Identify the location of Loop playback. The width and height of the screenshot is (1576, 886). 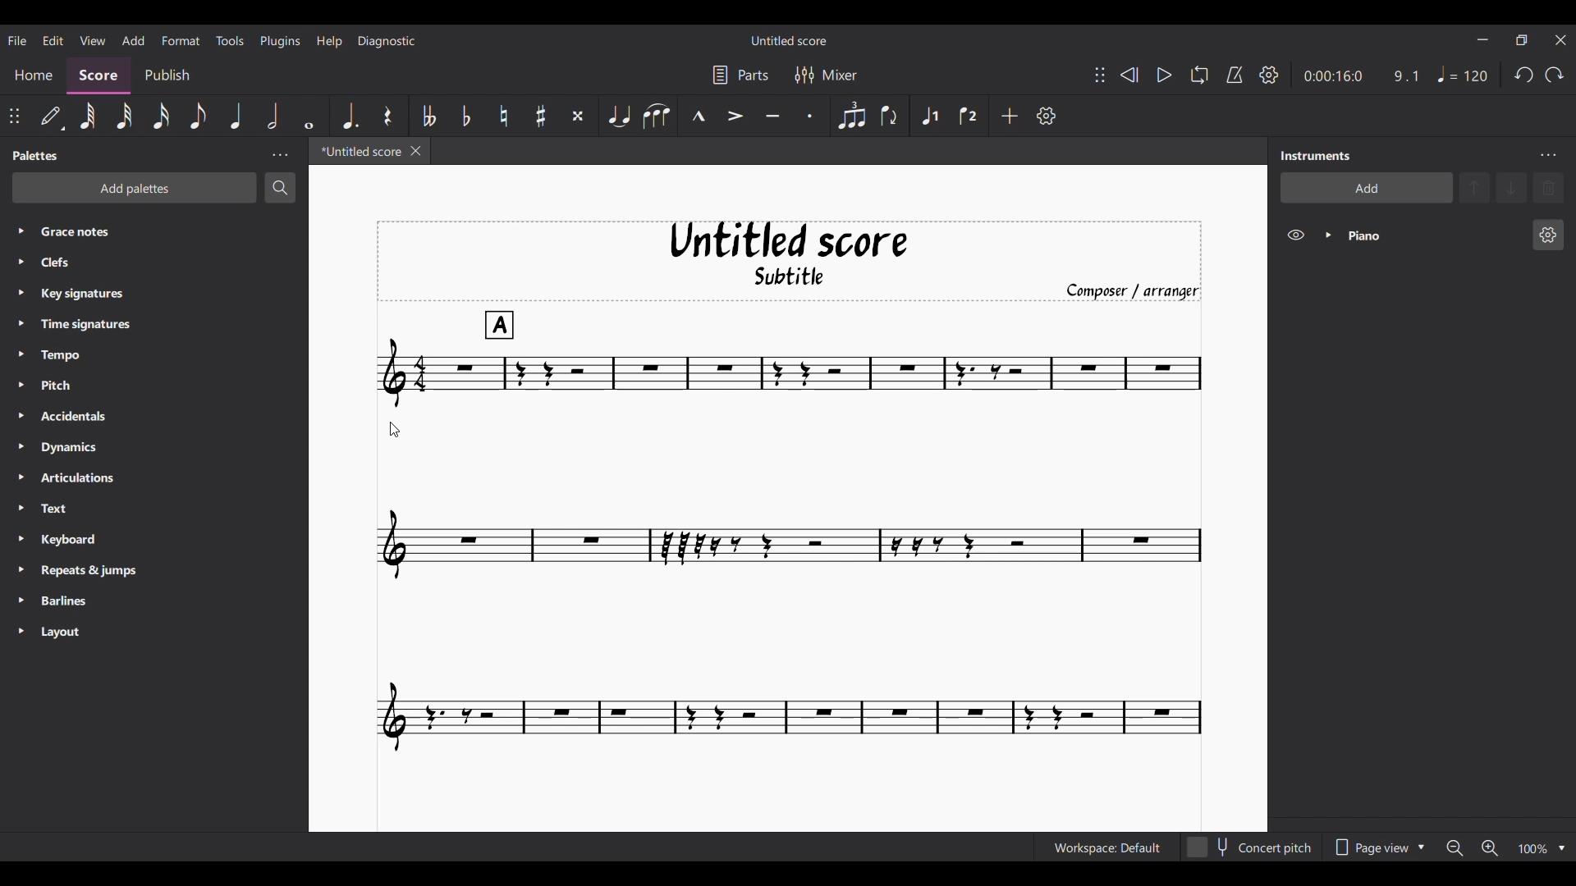
(1199, 75).